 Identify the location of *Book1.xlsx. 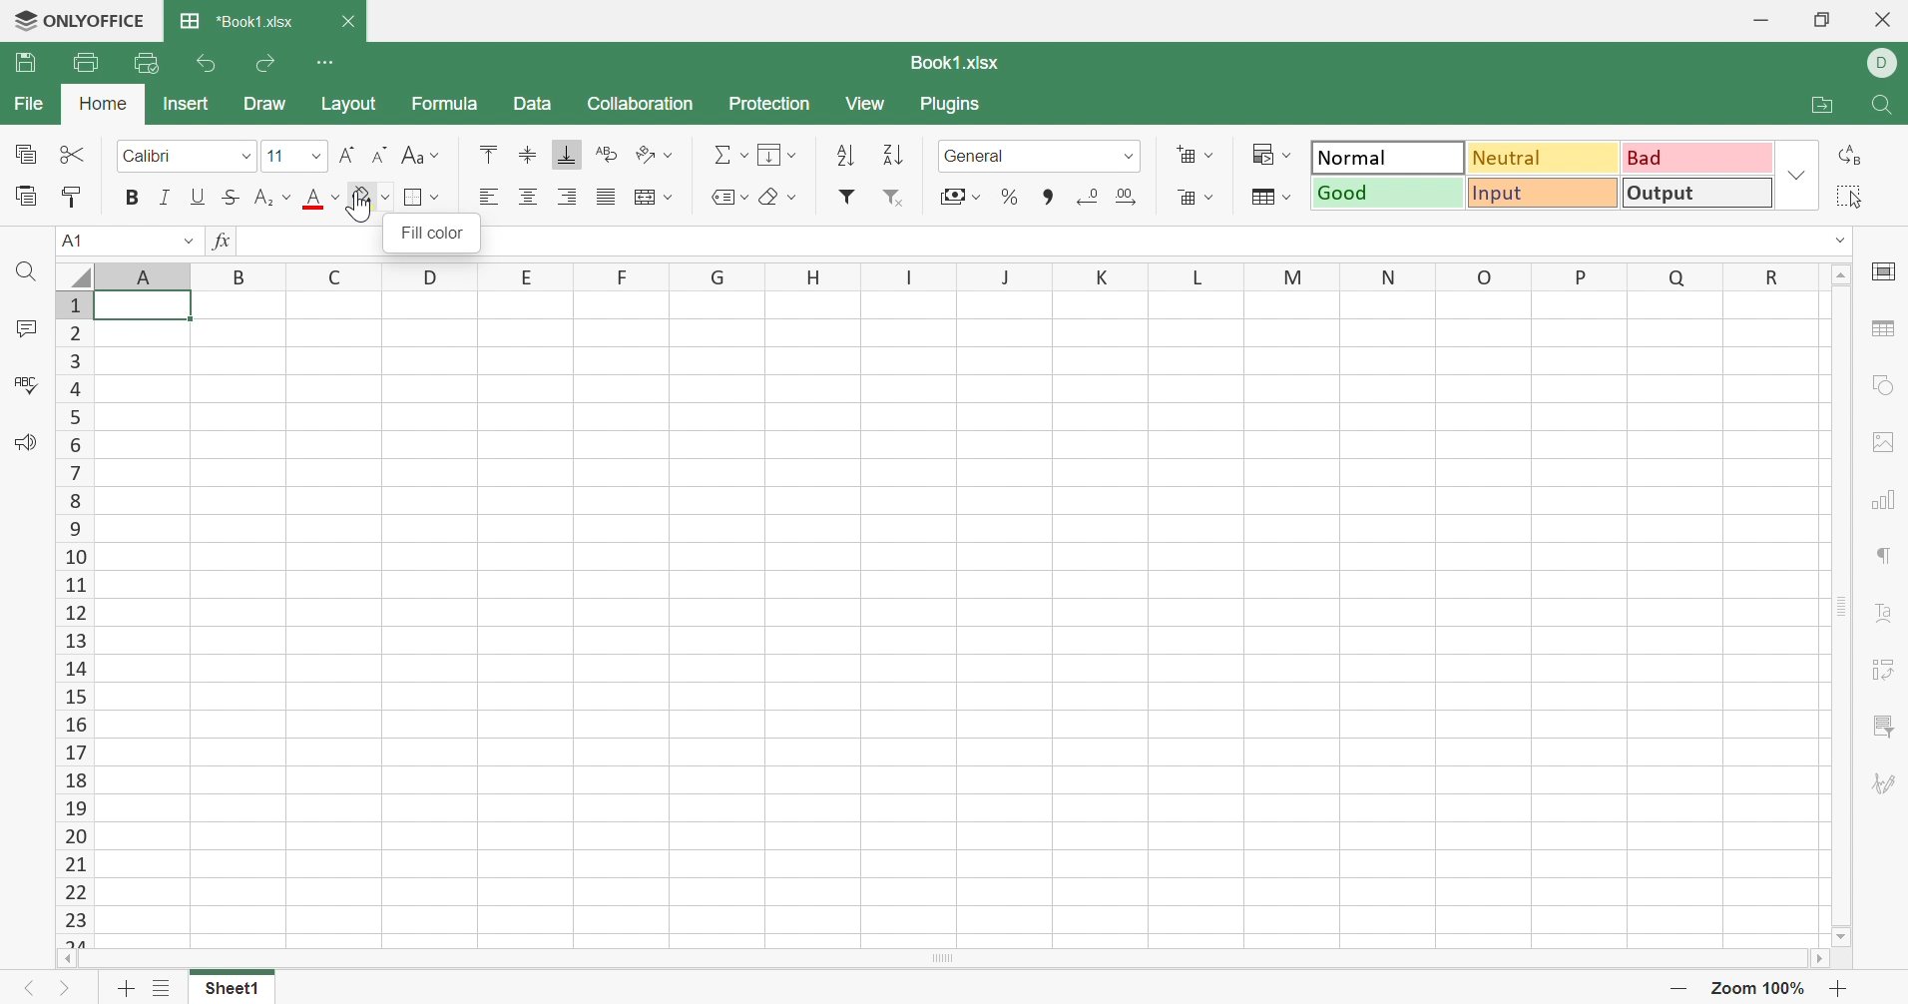
(241, 20).